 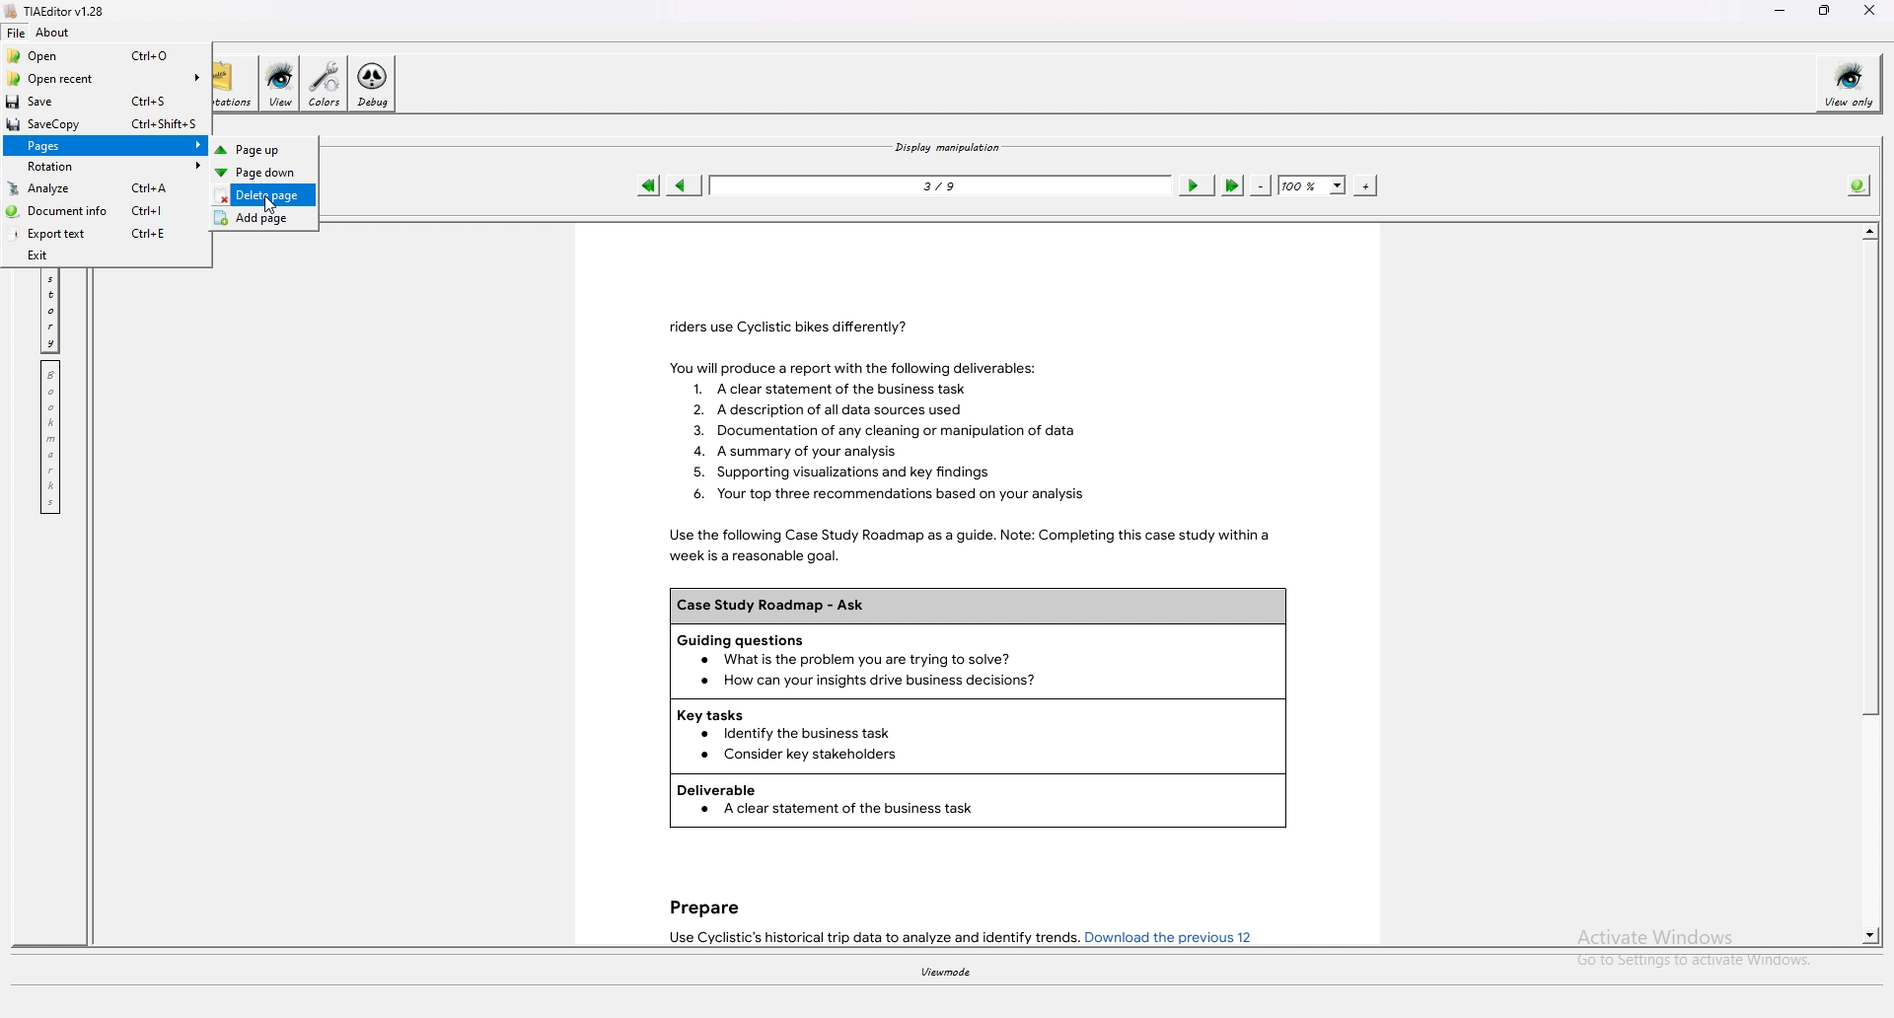 What do you see at coordinates (1869, 478) in the screenshot?
I see `scroll bar` at bounding box center [1869, 478].